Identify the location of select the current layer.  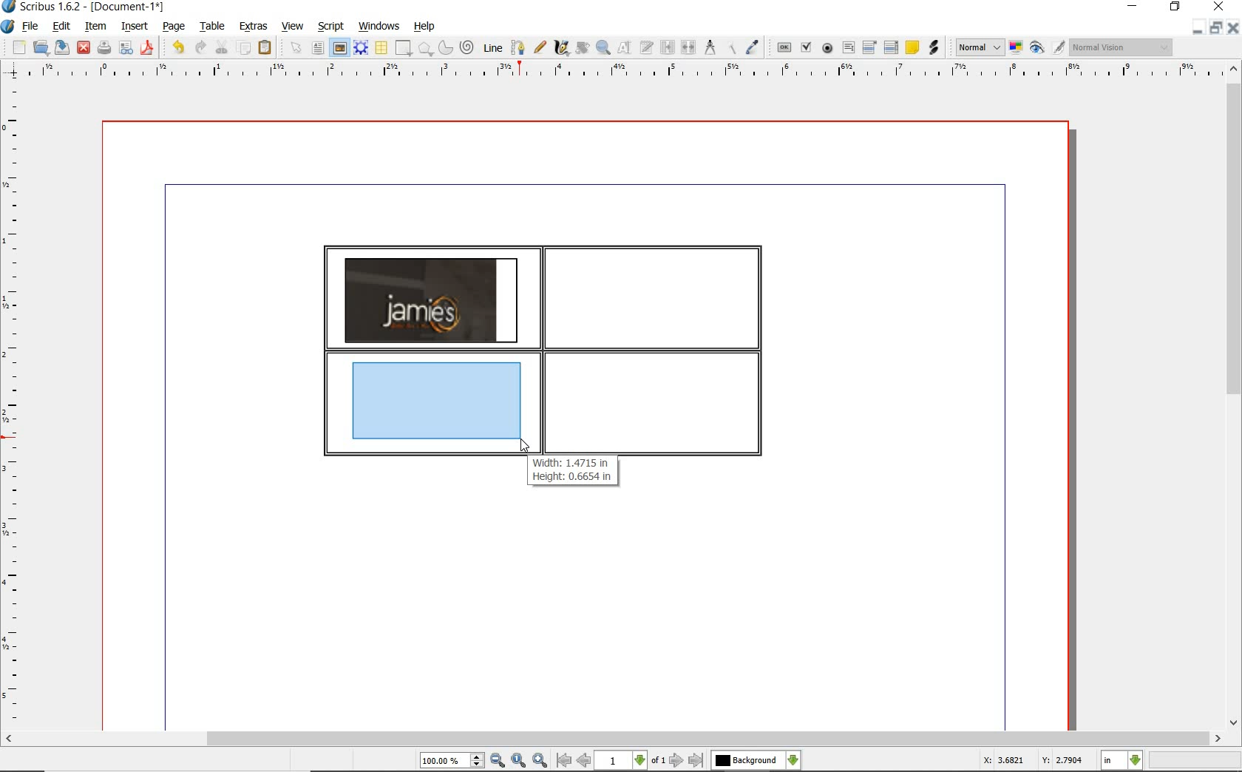
(756, 760).